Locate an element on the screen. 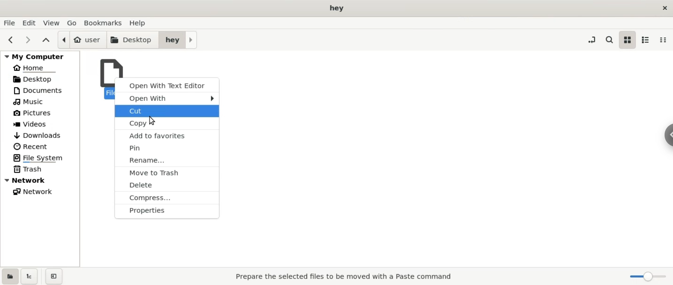 The image size is (673, 285). show places is located at coordinates (10, 276).